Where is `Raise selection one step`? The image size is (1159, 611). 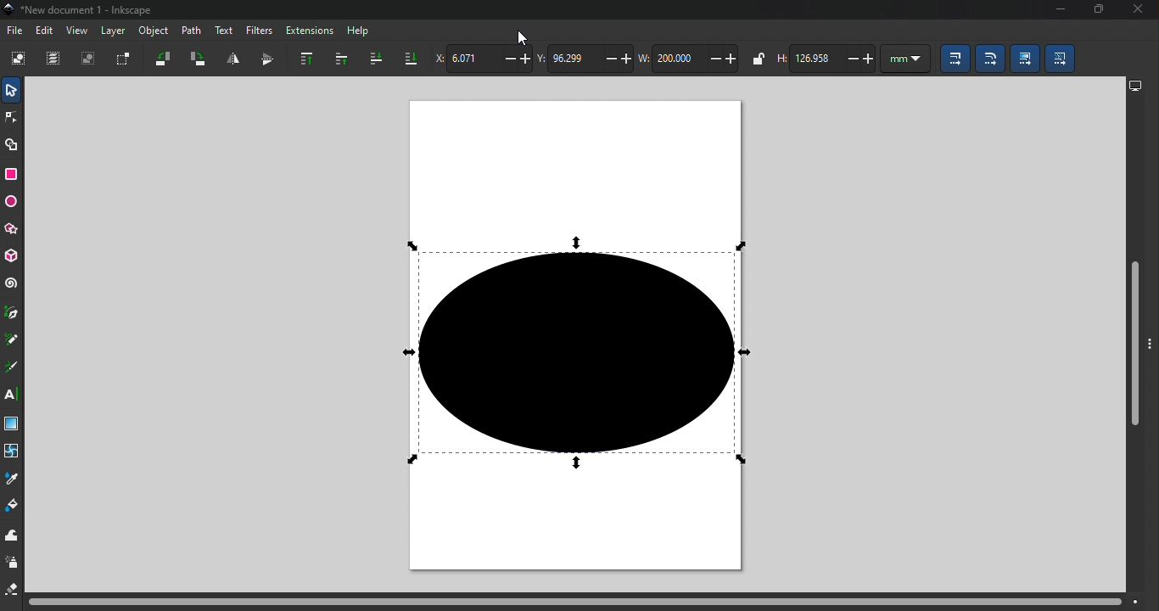
Raise selection one step is located at coordinates (341, 61).